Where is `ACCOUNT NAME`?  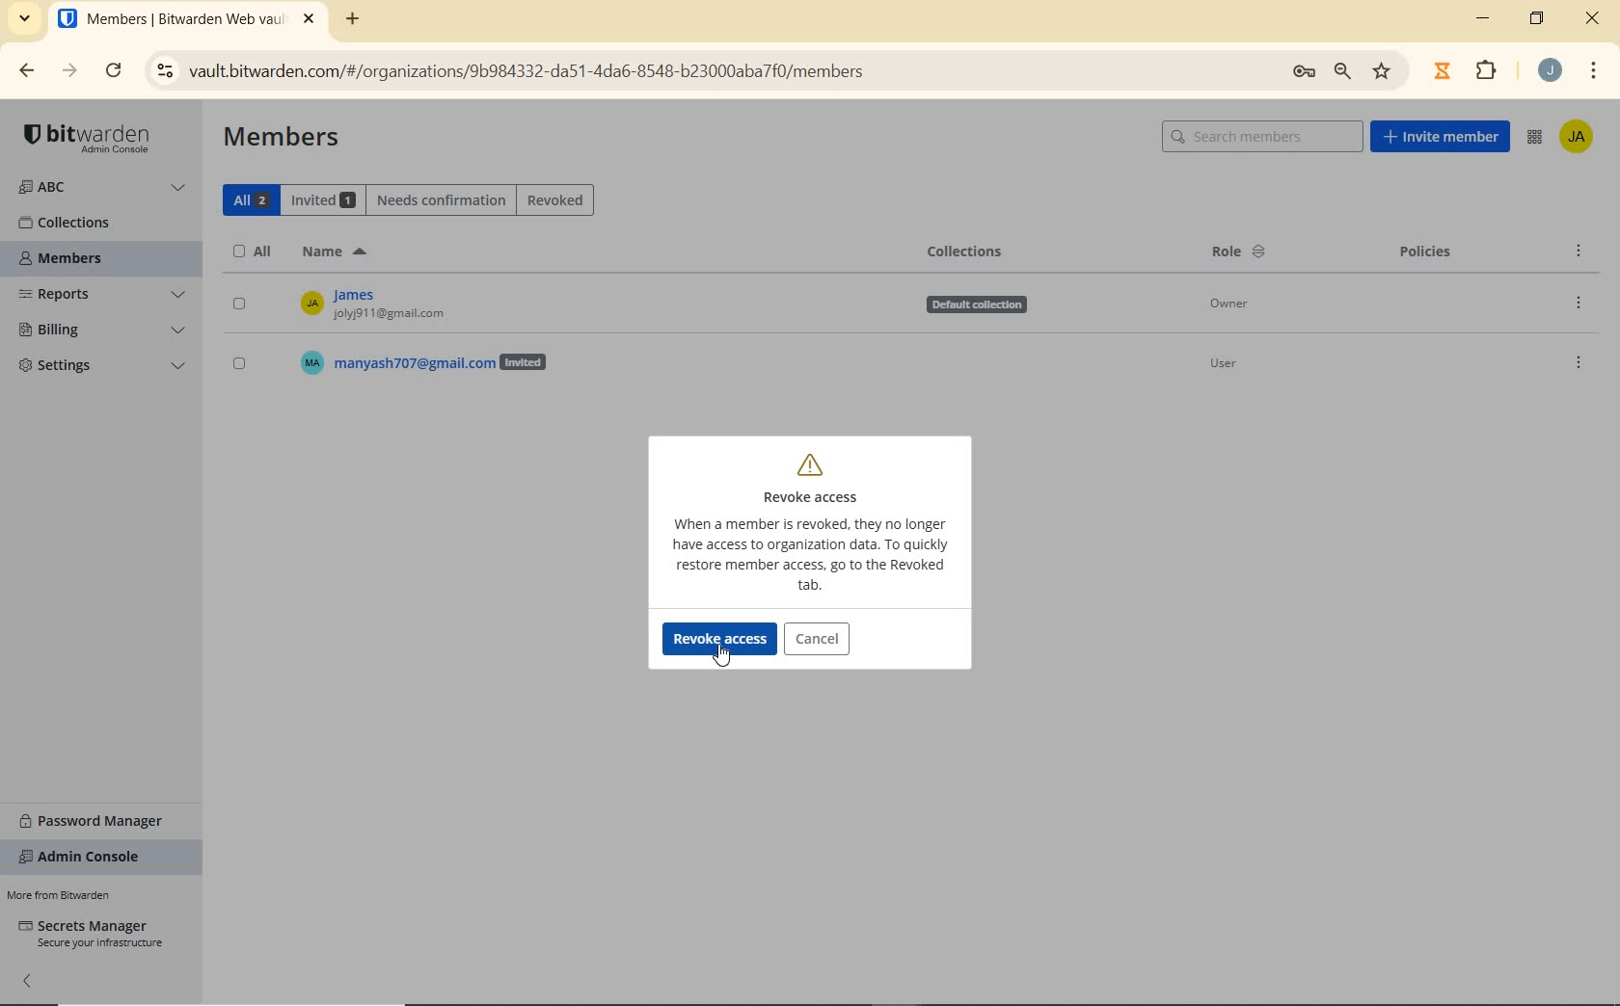 ACCOUNT NAME is located at coordinates (1579, 139).